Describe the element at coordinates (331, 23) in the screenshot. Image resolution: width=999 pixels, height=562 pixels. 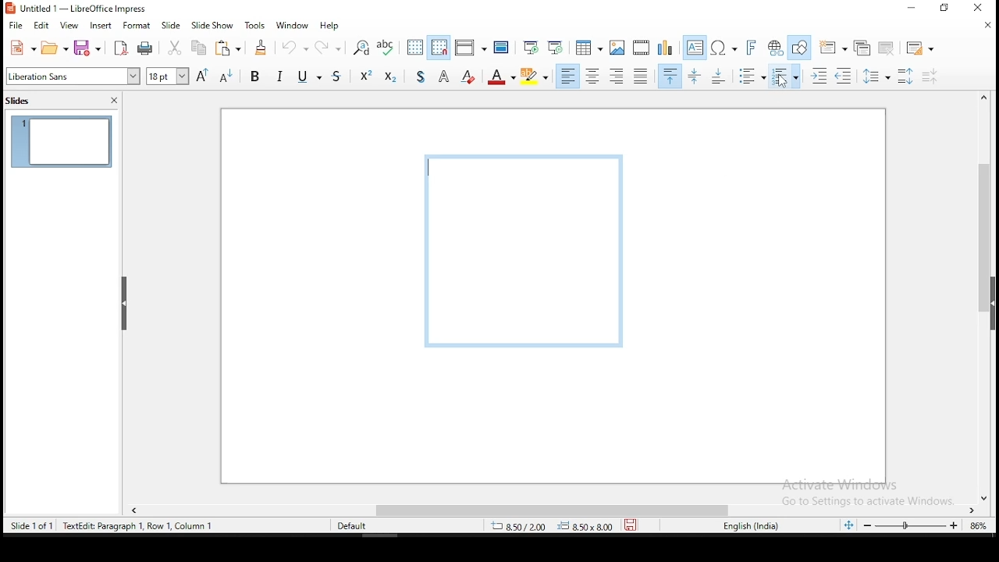
I see `help` at that location.